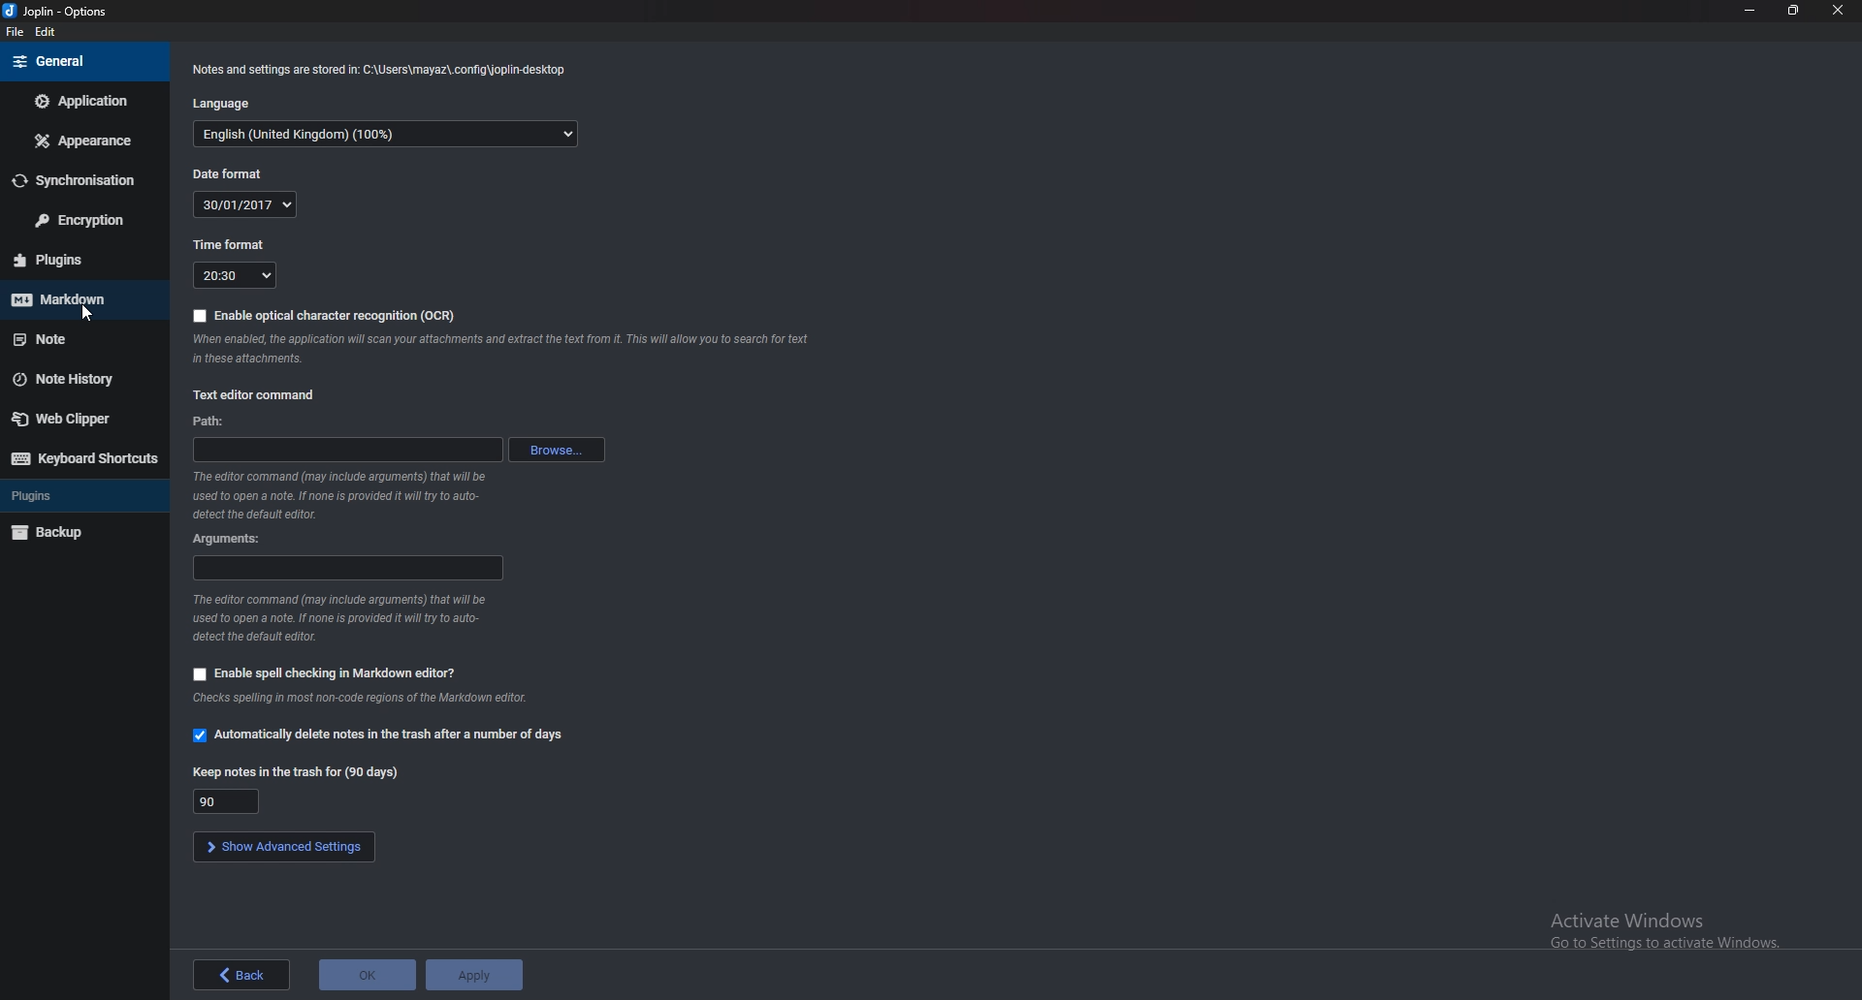 This screenshot has height=1000, width=1862. I want to click on Mark down, so click(77, 297).